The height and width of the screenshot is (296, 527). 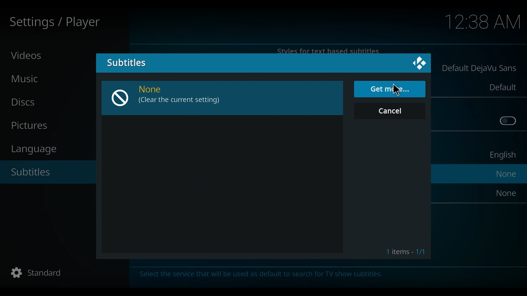 What do you see at coordinates (26, 102) in the screenshot?
I see `Discs` at bounding box center [26, 102].